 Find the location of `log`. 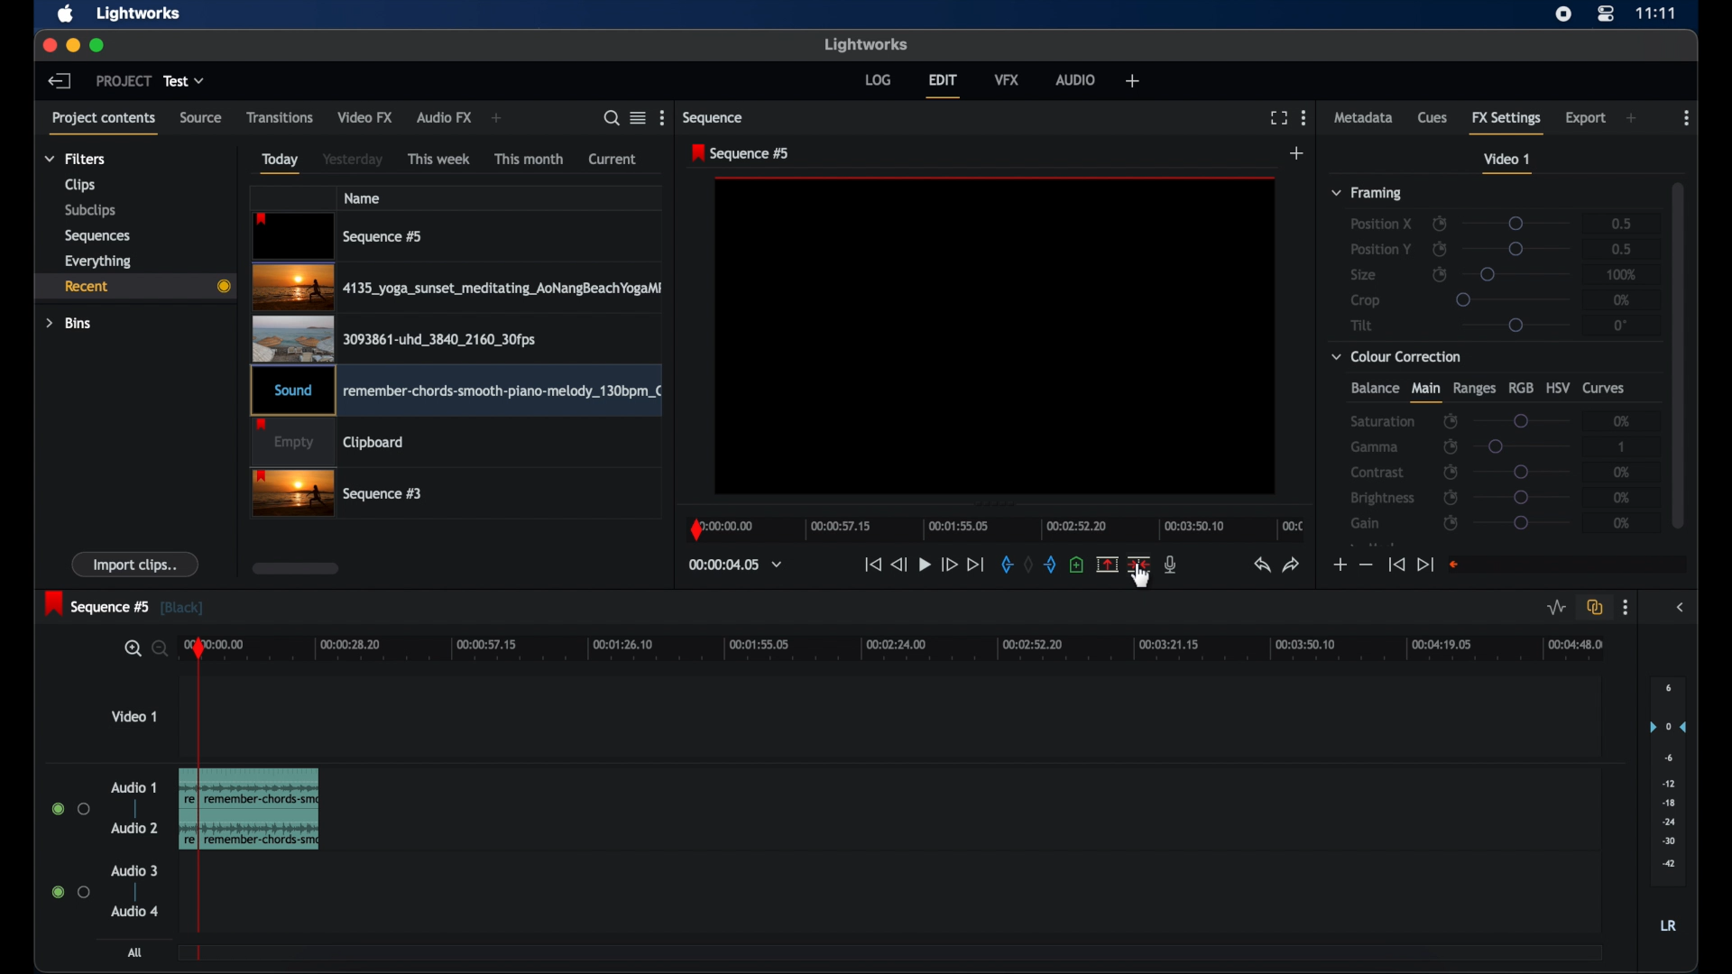

log is located at coordinates (878, 80).